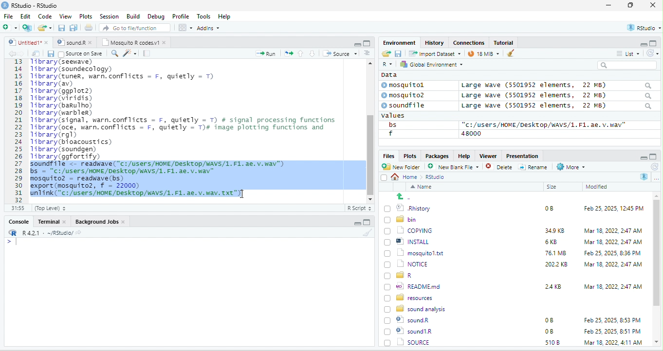 Image resolution: width=663 pixels, height=351 pixels. Describe the element at coordinates (406, 94) in the screenshot. I see `© mosquito?` at that location.